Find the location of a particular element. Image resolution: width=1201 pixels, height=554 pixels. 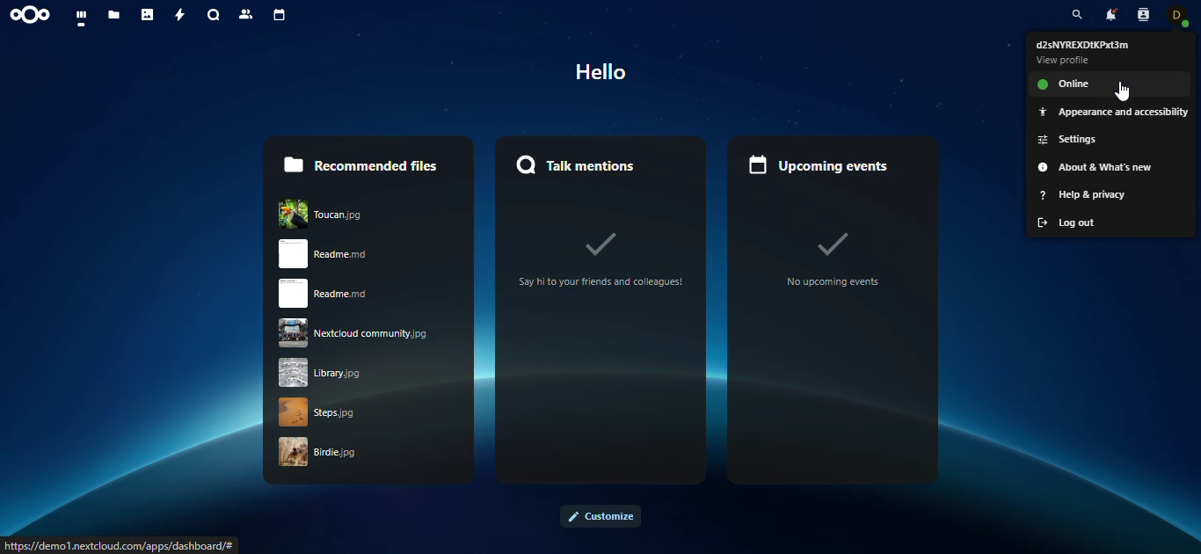

activity is located at coordinates (182, 16).